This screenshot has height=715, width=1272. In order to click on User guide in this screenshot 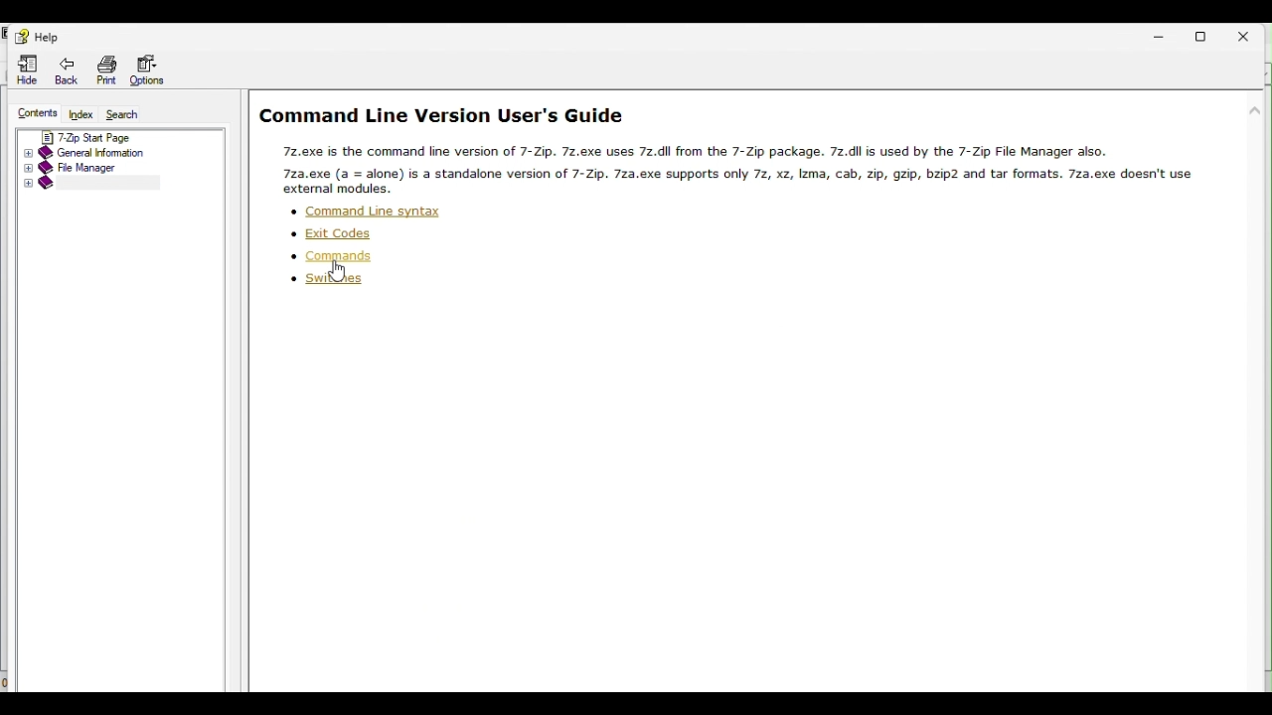, I will do `click(742, 167)`.